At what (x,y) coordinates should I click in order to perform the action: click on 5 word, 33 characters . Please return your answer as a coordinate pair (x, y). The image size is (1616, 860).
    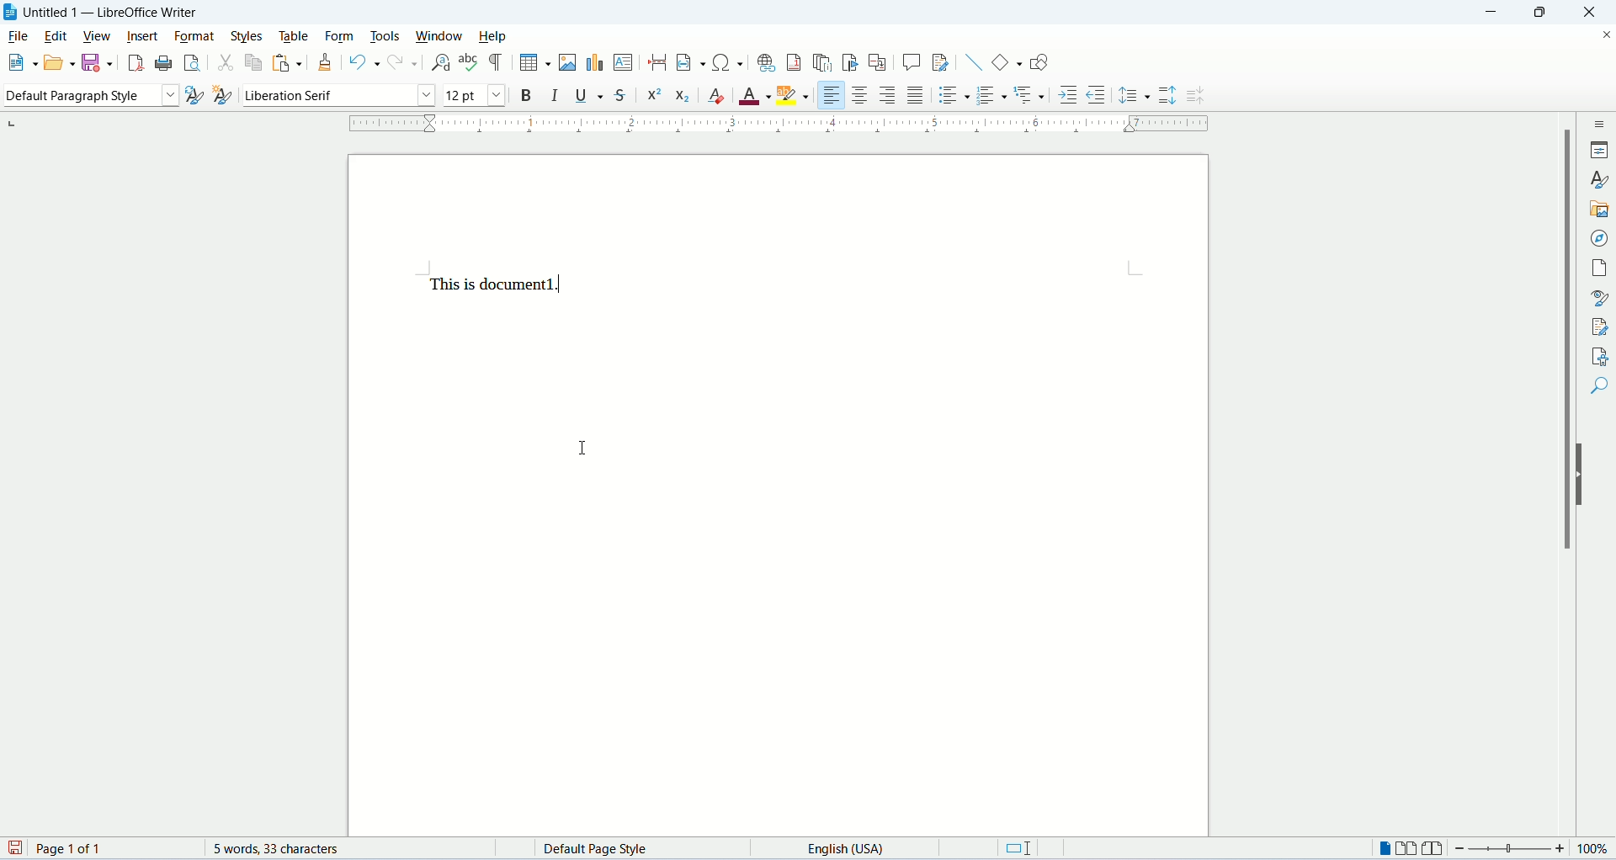
    Looking at the image, I should click on (285, 849).